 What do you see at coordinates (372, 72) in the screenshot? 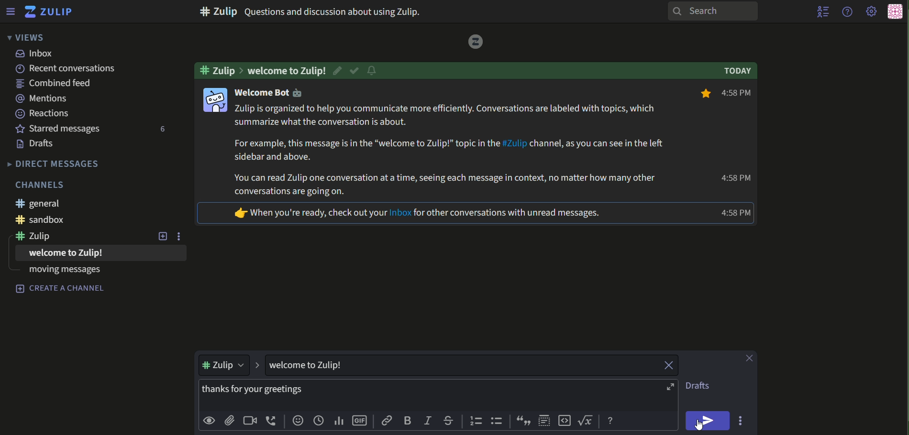
I see `notification` at bounding box center [372, 72].